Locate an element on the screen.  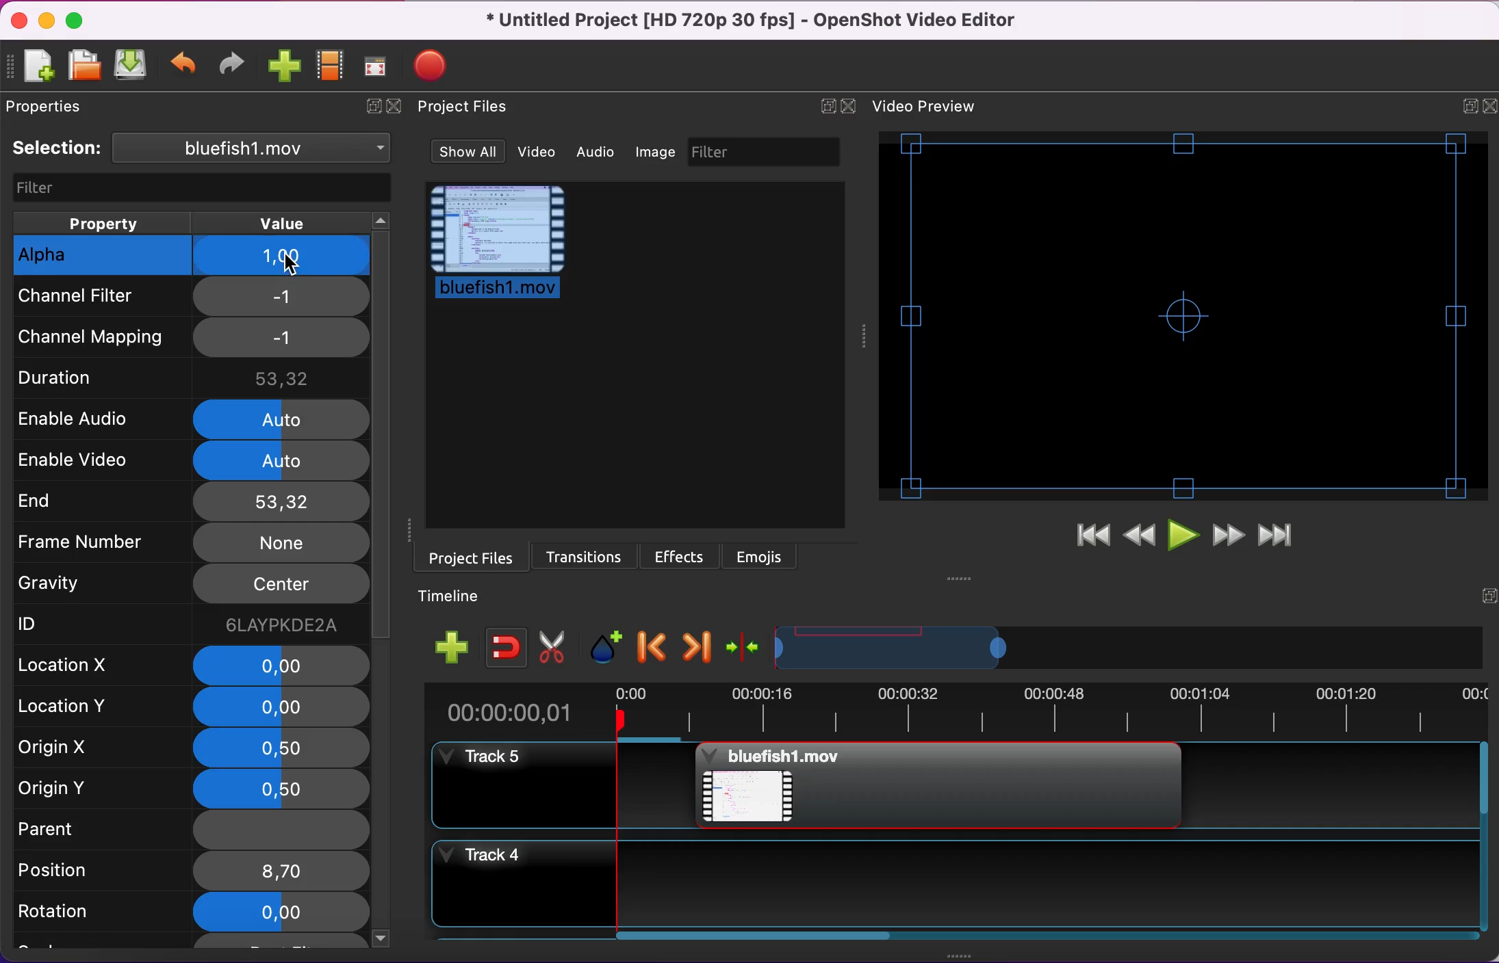
cut is located at coordinates (556, 646).